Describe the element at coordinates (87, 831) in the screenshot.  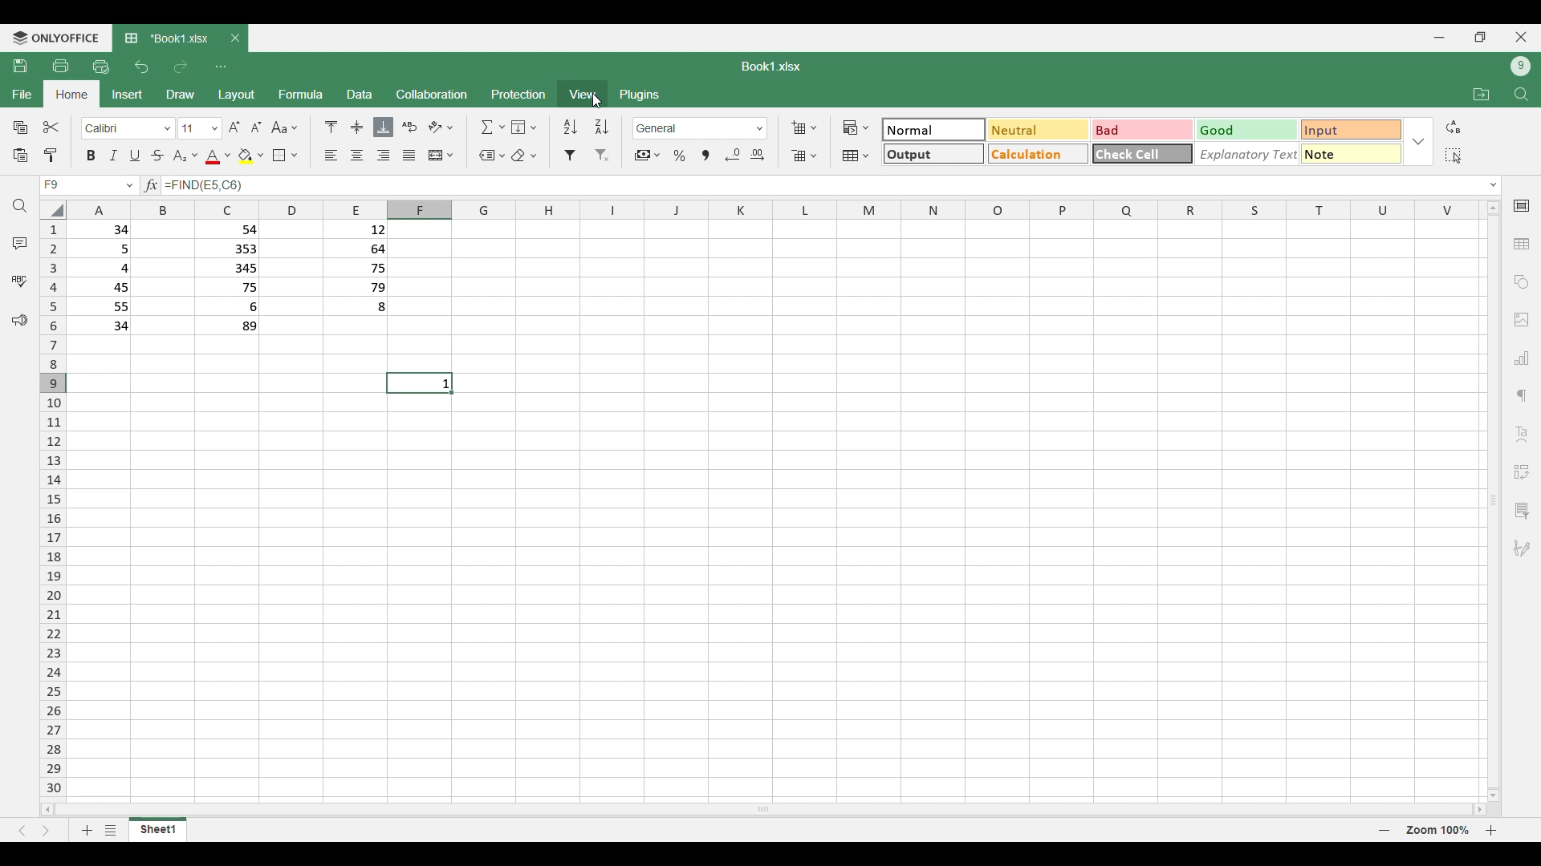
I see `Add sheet` at that location.